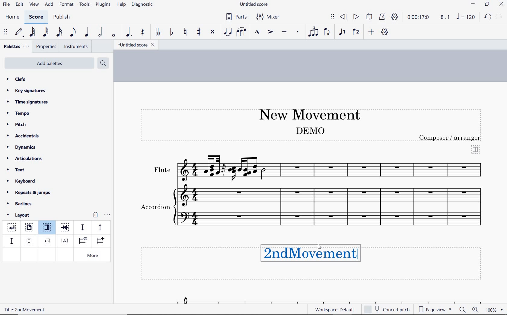 Image resolution: width=507 pixels, height=315 pixels. Describe the element at coordinates (103, 5) in the screenshot. I see `plugins` at that location.